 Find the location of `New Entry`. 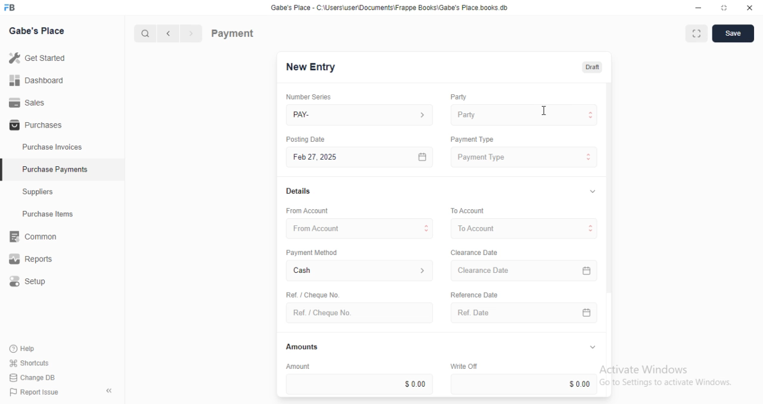

New Entry is located at coordinates (311, 67).